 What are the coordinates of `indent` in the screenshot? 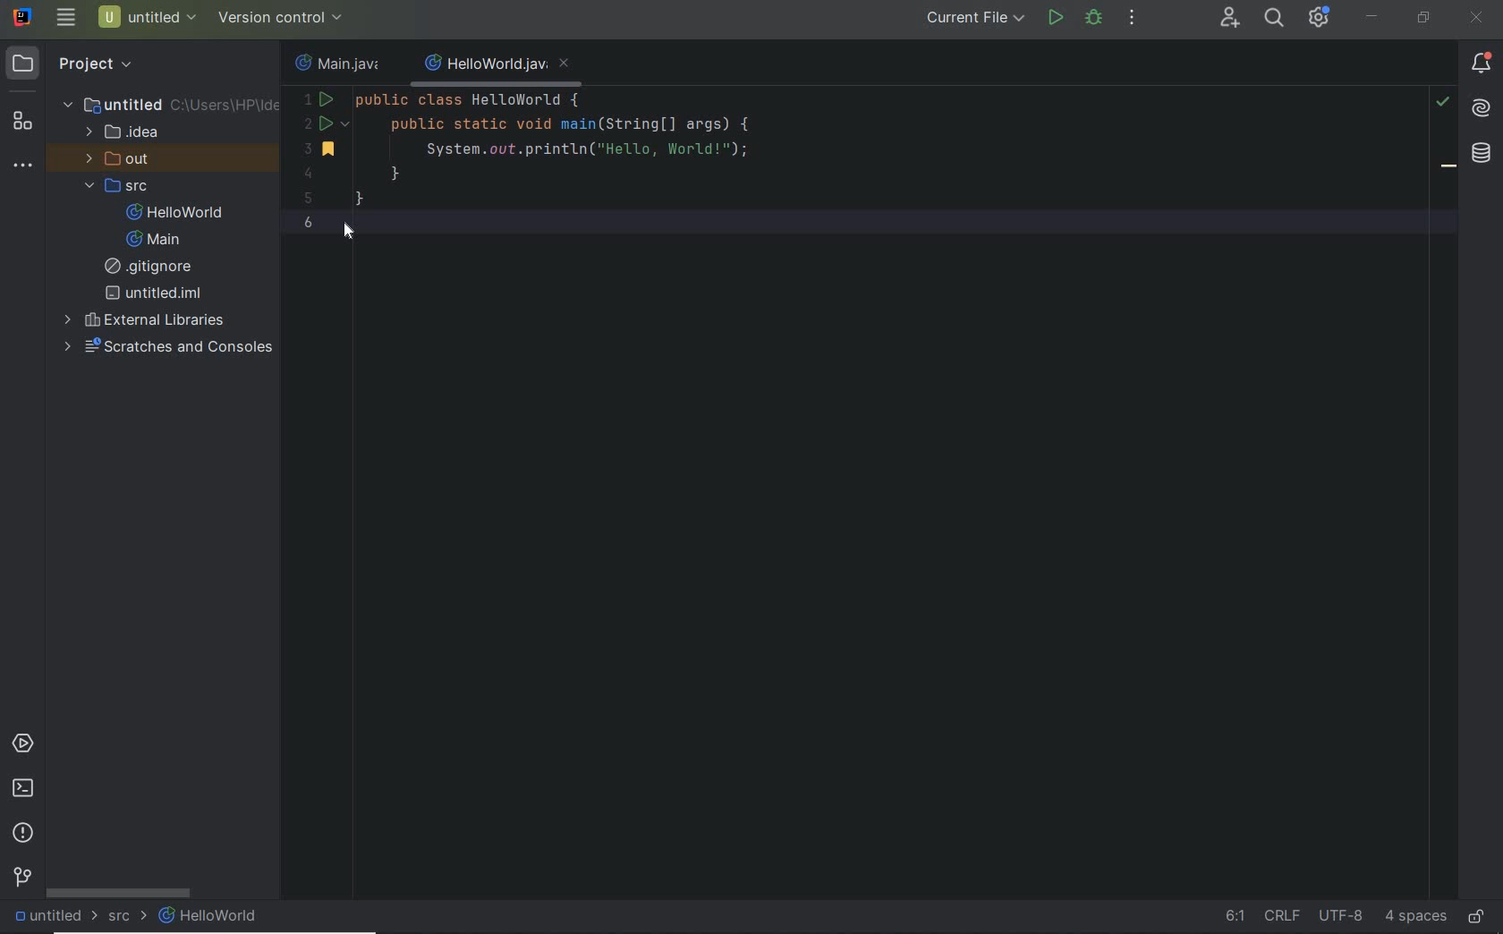 It's located at (1415, 919).